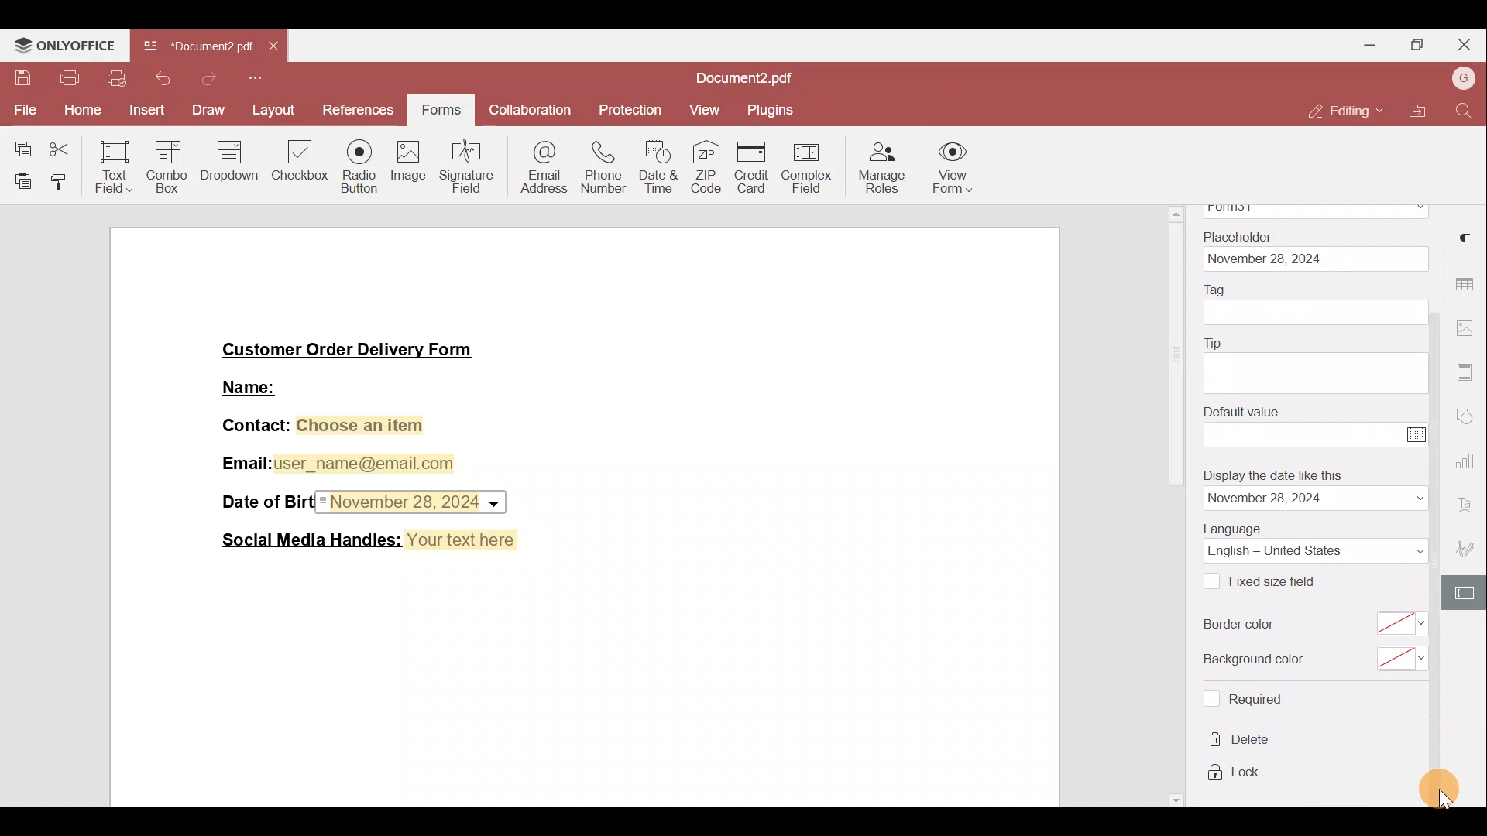 The image size is (1487, 836). I want to click on Cut, so click(64, 146).